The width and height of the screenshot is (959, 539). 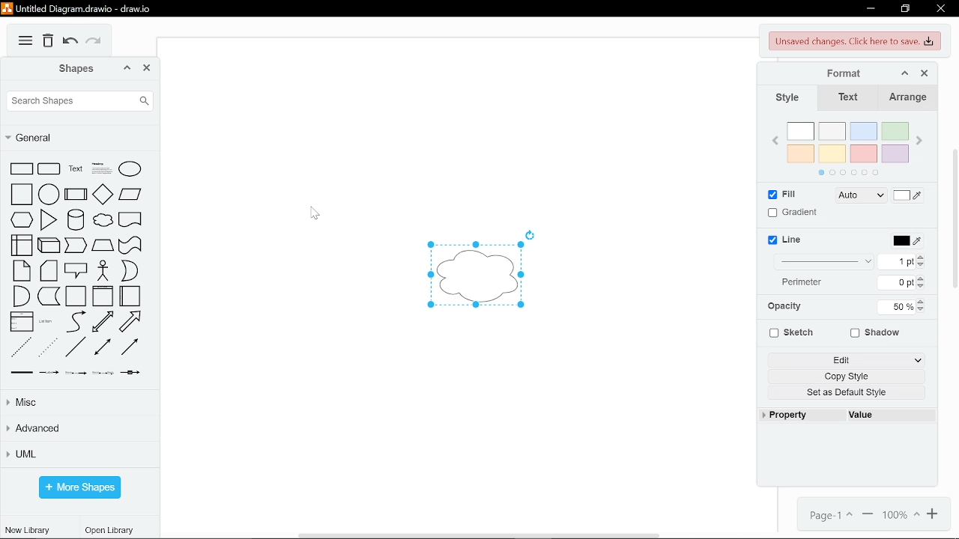 I want to click on diamond, so click(x=103, y=195).